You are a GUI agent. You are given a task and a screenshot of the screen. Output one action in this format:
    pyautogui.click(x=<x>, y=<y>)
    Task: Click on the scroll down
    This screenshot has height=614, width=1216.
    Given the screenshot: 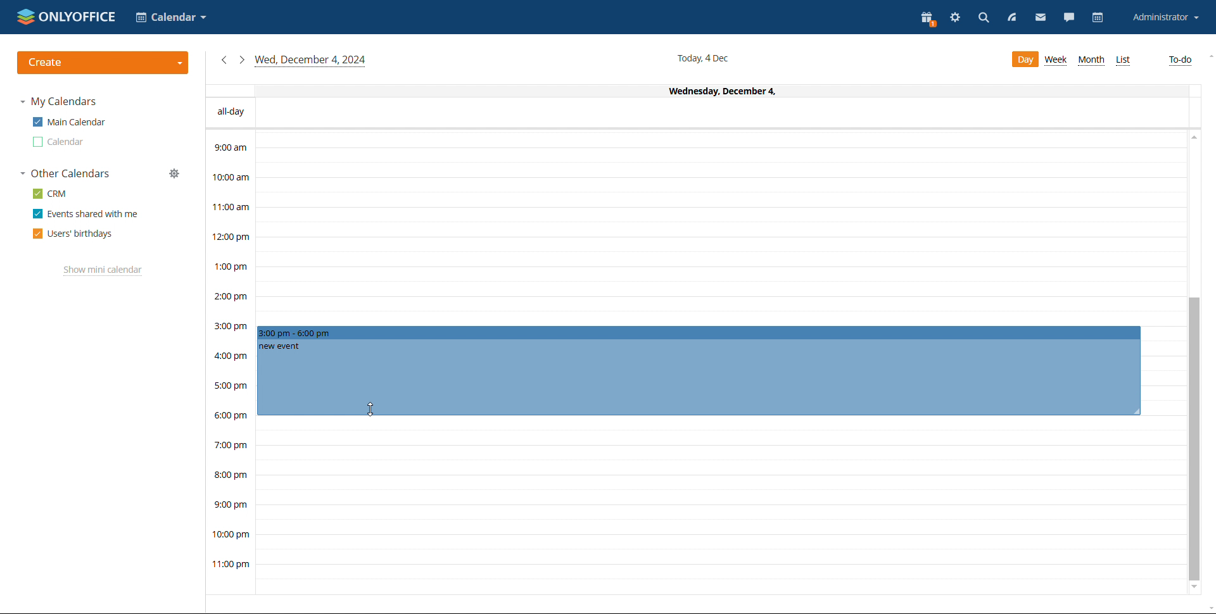 What is the action you would take?
    pyautogui.click(x=1208, y=607)
    